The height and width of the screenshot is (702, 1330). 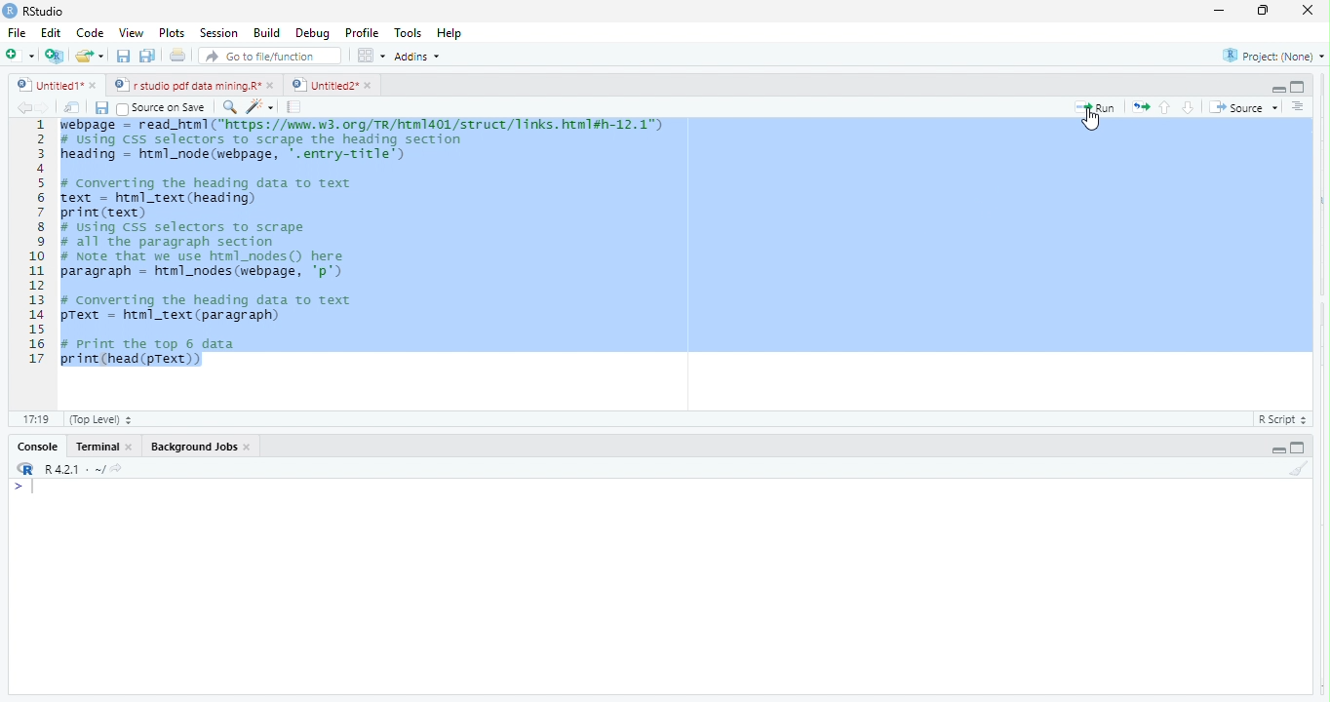 What do you see at coordinates (20, 55) in the screenshot?
I see `new file` at bounding box center [20, 55].